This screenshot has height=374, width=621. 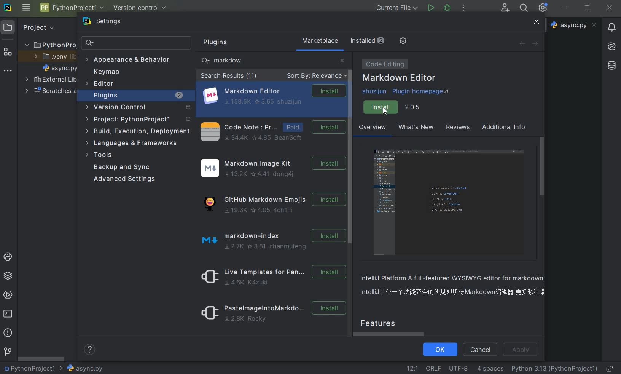 What do you see at coordinates (385, 322) in the screenshot?
I see `features` at bounding box center [385, 322].